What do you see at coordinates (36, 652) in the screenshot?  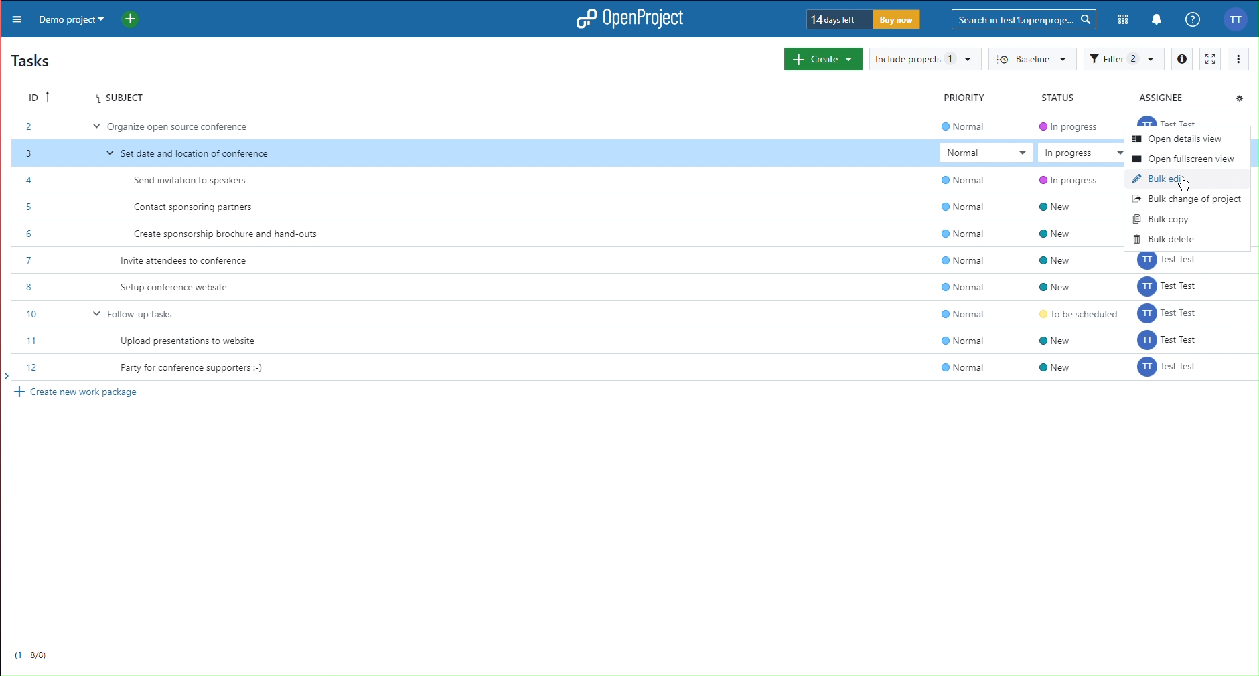 I see `1-8/8)` at bounding box center [36, 652].